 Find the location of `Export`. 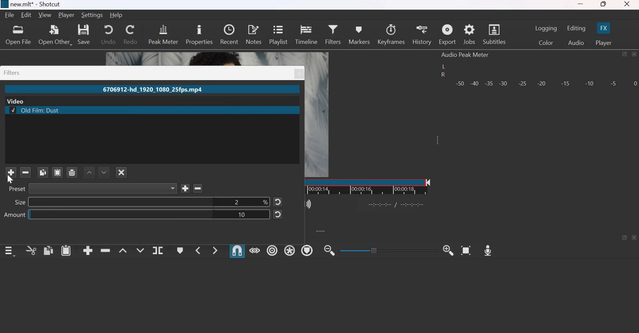

Export is located at coordinates (447, 34).